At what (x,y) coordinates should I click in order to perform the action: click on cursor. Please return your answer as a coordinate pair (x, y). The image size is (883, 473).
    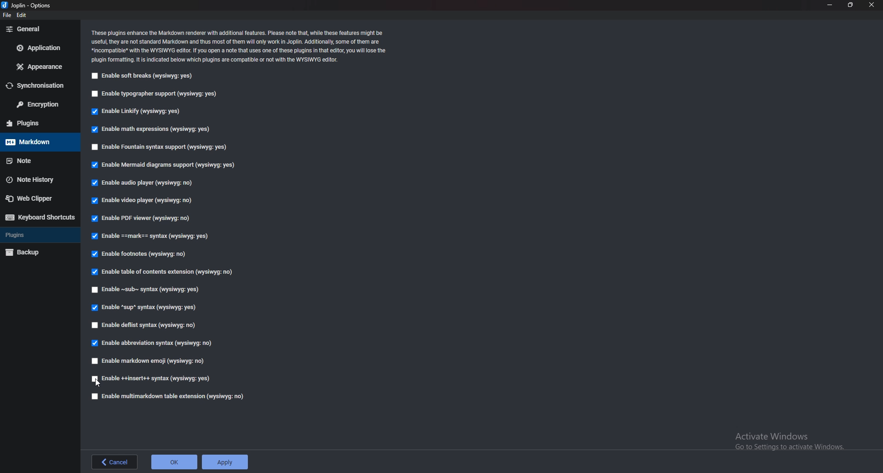
    Looking at the image, I should click on (99, 383).